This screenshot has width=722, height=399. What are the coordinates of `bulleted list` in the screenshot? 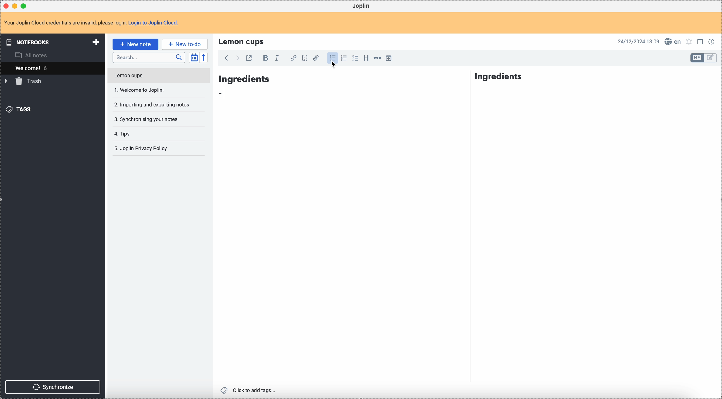 It's located at (332, 58).